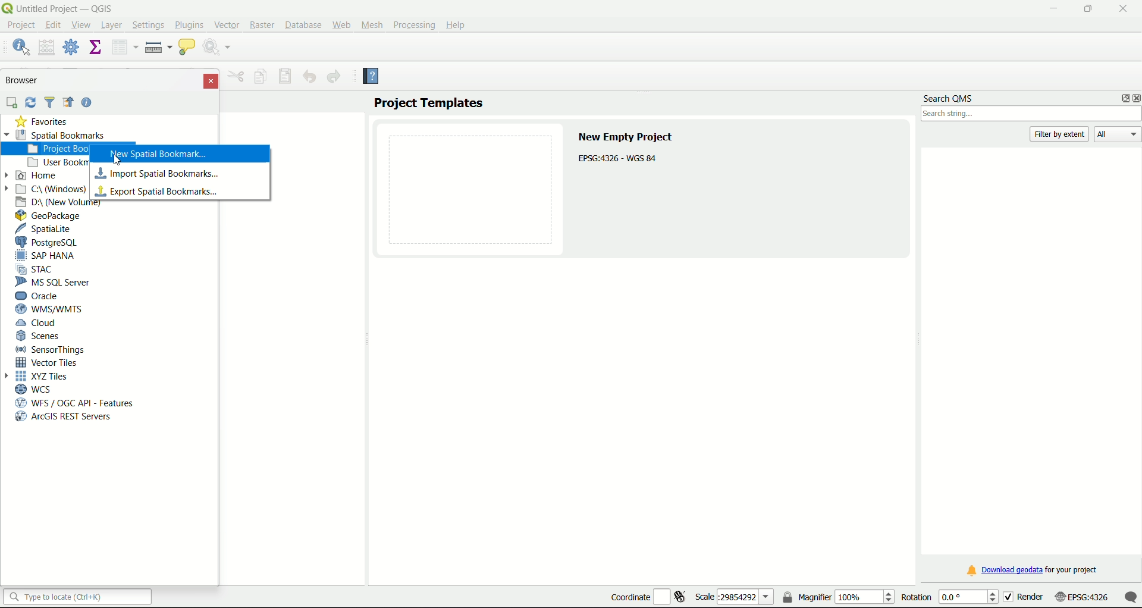 Image resolution: width=1142 pixels, height=608 pixels. I want to click on XYZ Tiles, so click(42, 377).